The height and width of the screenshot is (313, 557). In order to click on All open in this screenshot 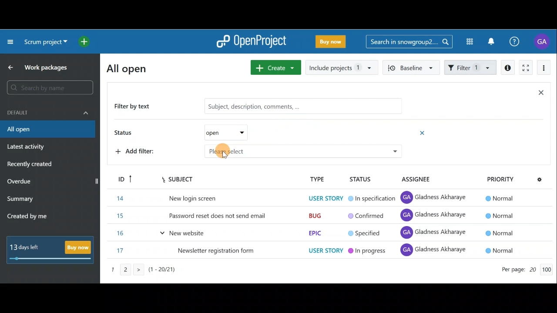, I will do `click(47, 130)`.